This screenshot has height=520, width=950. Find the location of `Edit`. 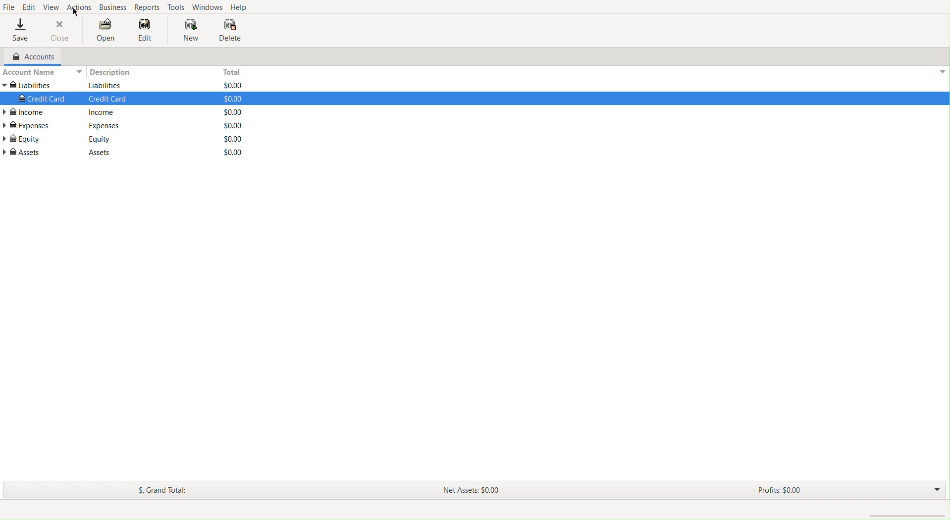

Edit is located at coordinates (30, 7).